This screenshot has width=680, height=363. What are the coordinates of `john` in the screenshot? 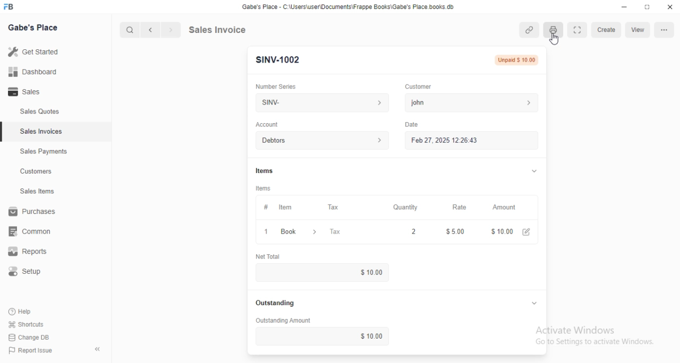 It's located at (450, 102).